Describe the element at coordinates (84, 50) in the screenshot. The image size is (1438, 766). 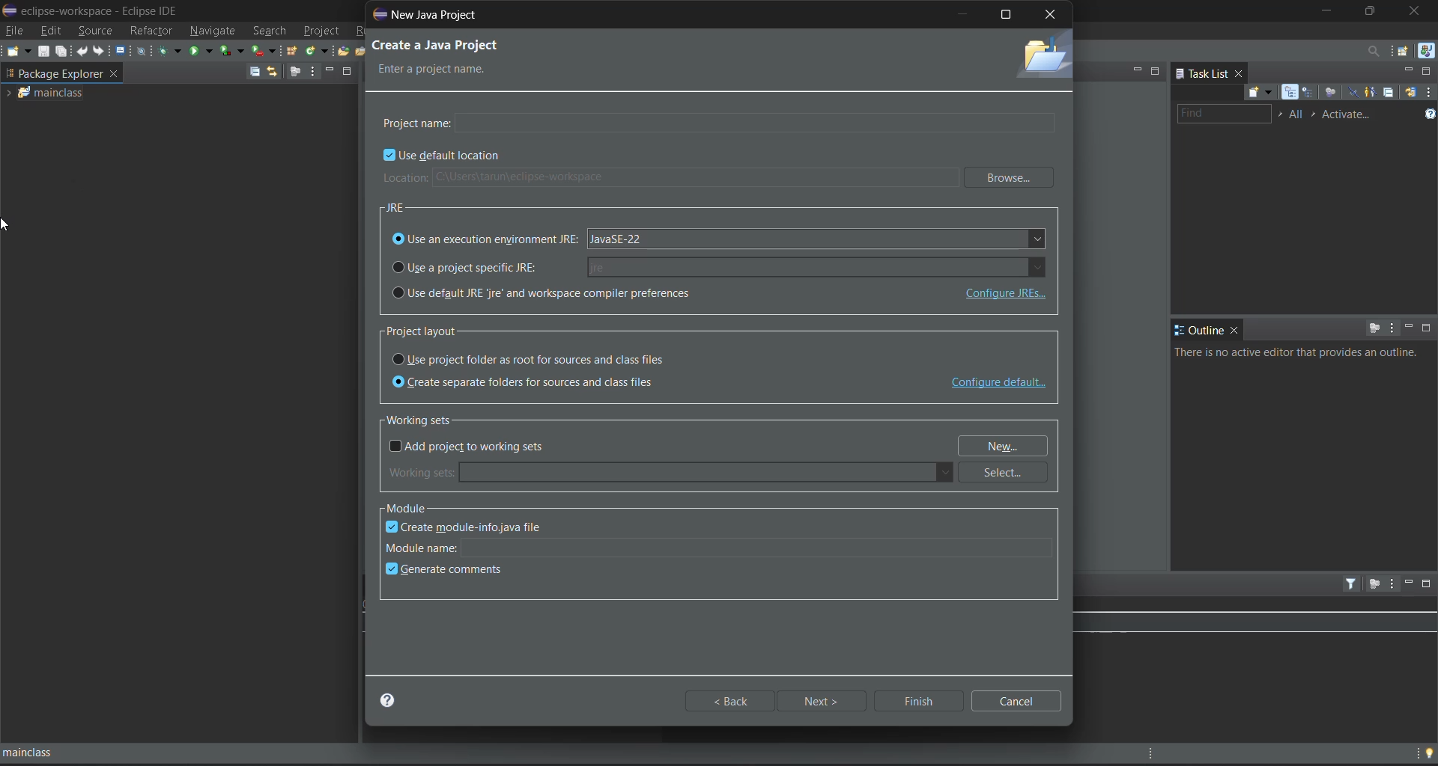
I see `undo` at that location.